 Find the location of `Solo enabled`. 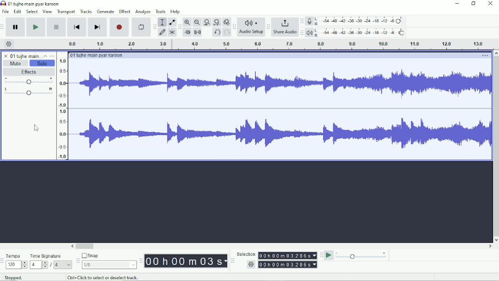

Solo enabled is located at coordinates (42, 63).